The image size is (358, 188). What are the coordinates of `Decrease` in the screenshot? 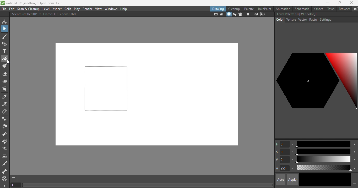 It's located at (292, 160).